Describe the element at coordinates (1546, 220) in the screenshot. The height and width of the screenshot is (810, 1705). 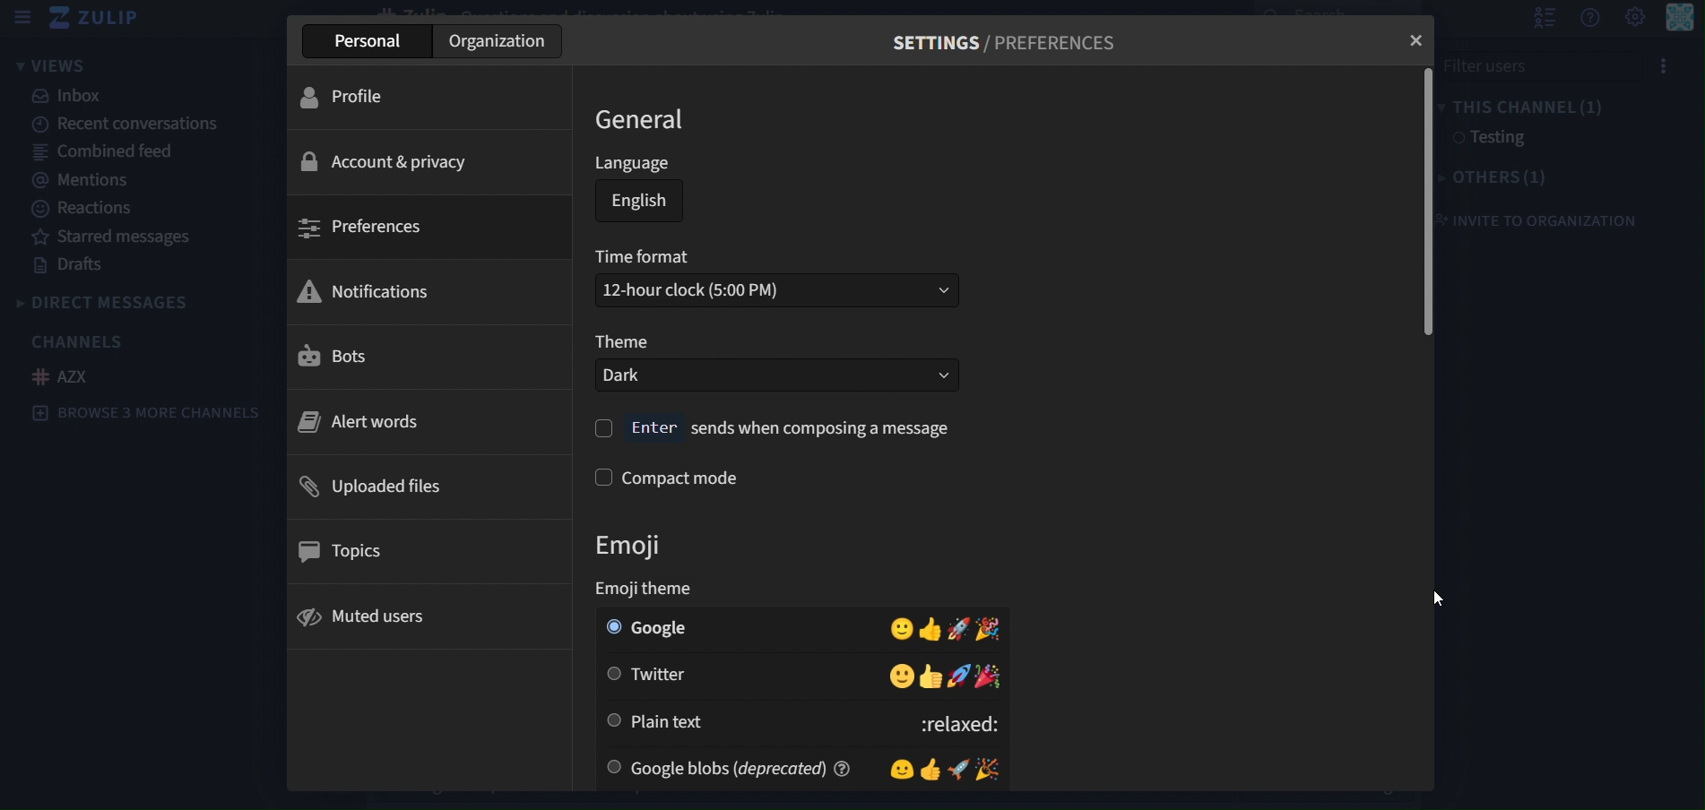
I see `invite to organization` at that location.